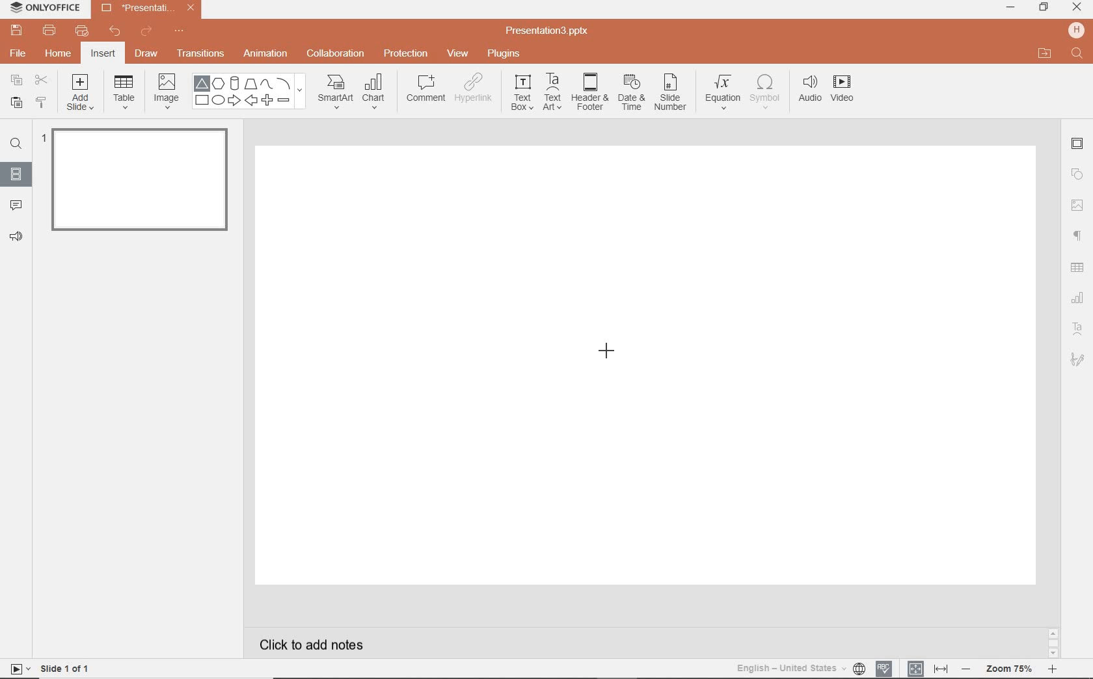  Describe the element at coordinates (887, 667) in the screenshot. I see `SPELL CHECKING` at that location.